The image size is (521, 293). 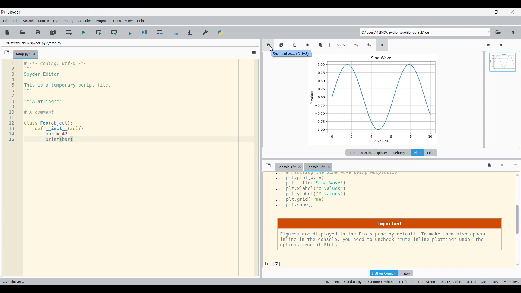 What do you see at coordinates (174, 32) in the screenshot?
I see `Debug selection/current line` at bounding box center [174, 32].